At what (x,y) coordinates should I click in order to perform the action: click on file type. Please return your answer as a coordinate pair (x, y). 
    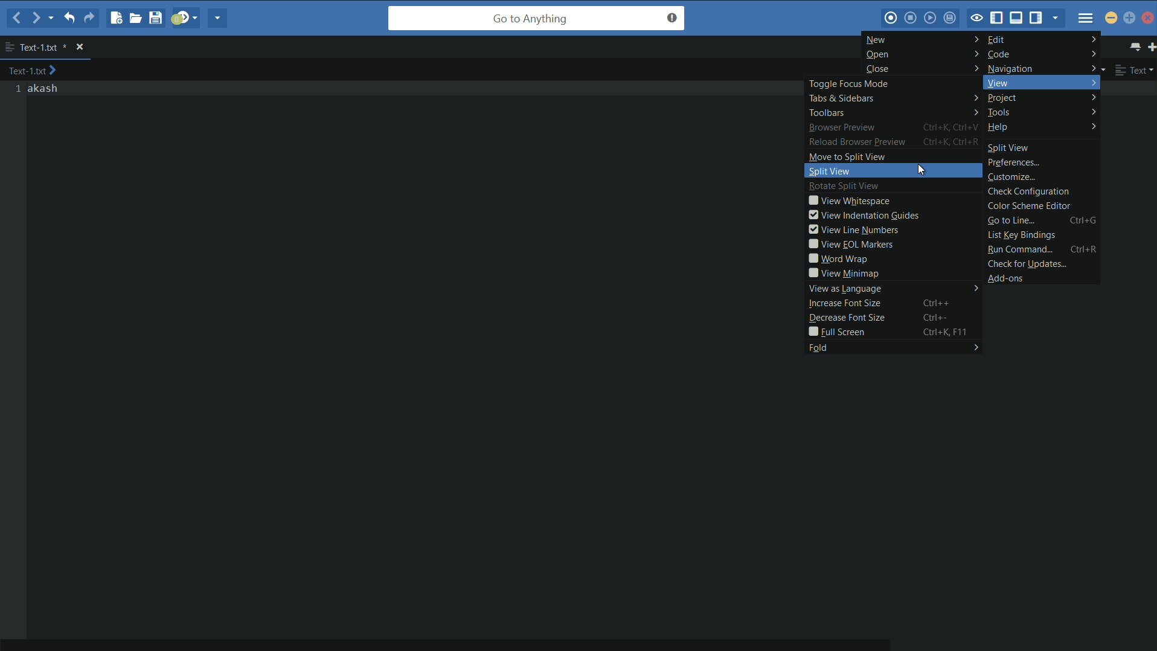
    Looking at the image, I should click on (1136, 69).